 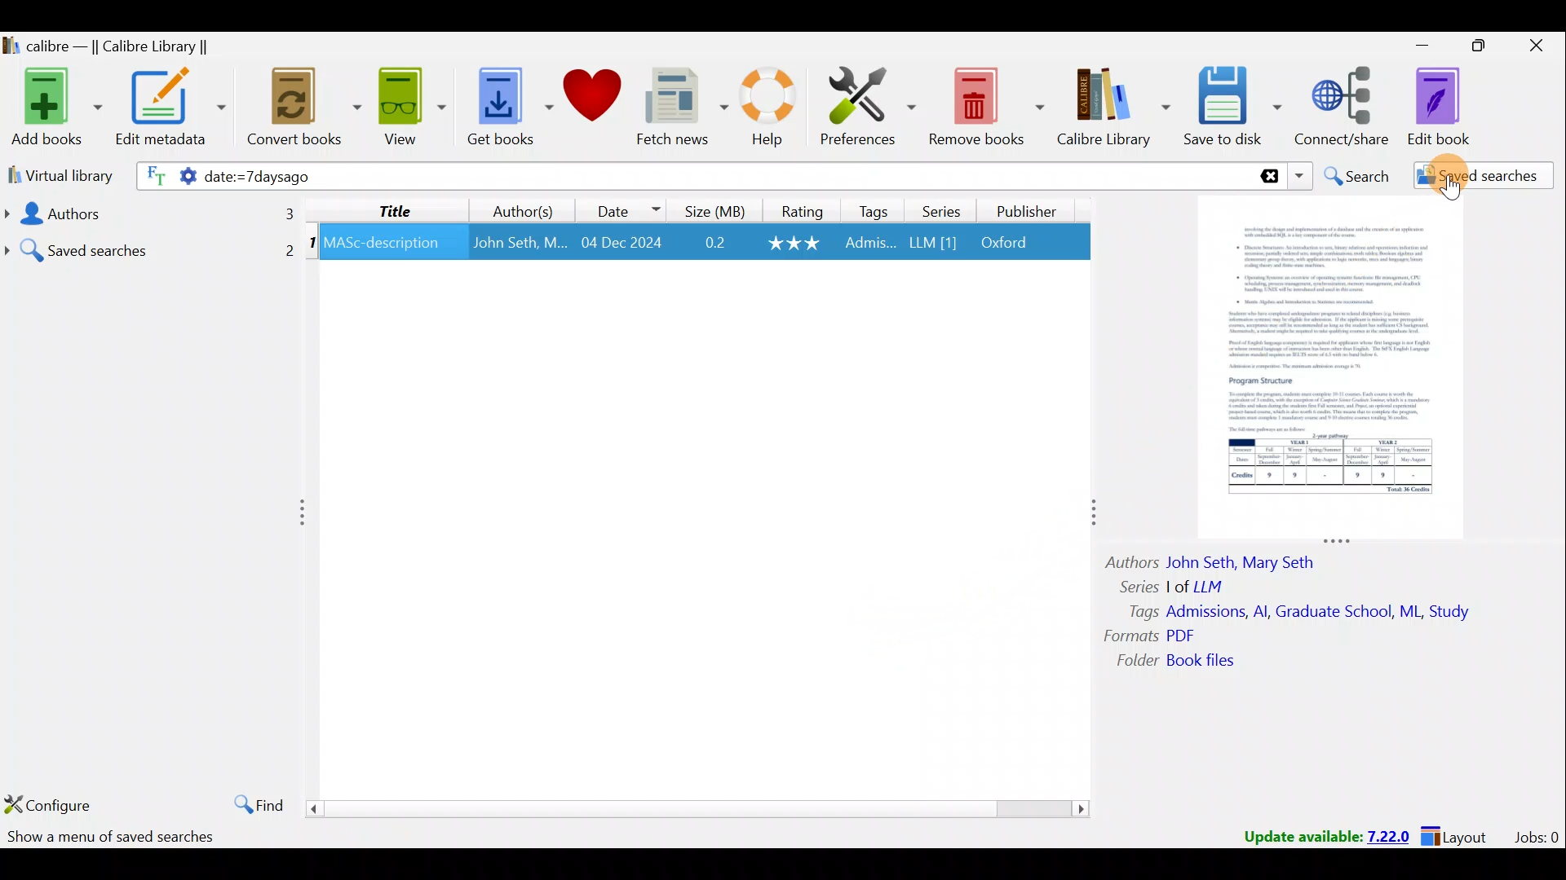 I want to click on Saved searches, so click(x=151, y=244).